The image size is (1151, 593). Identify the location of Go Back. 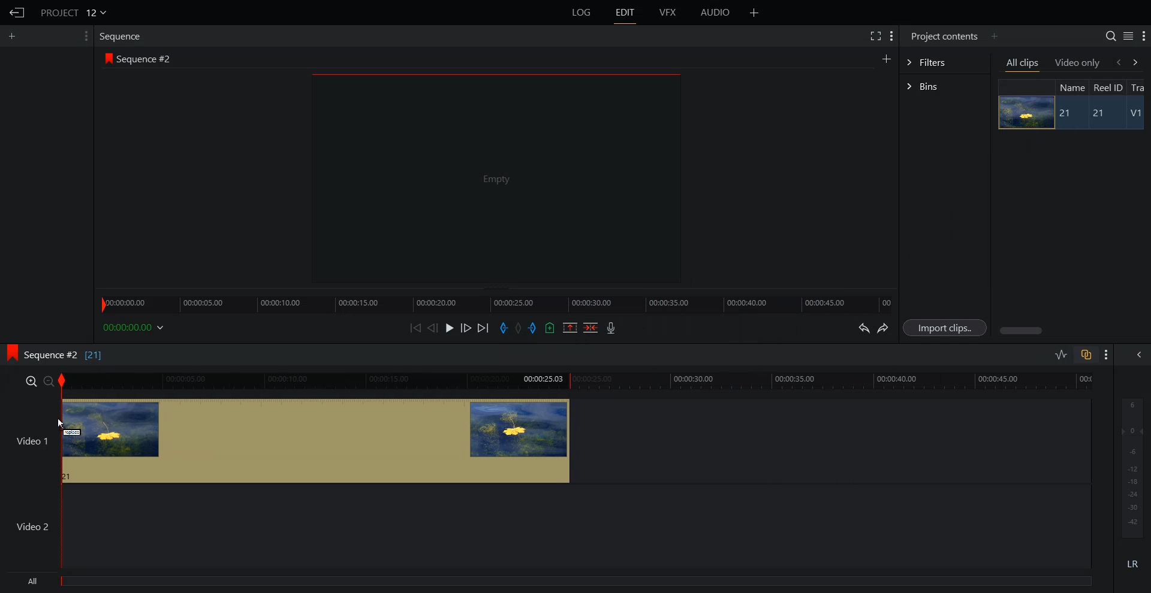
(17, 13).